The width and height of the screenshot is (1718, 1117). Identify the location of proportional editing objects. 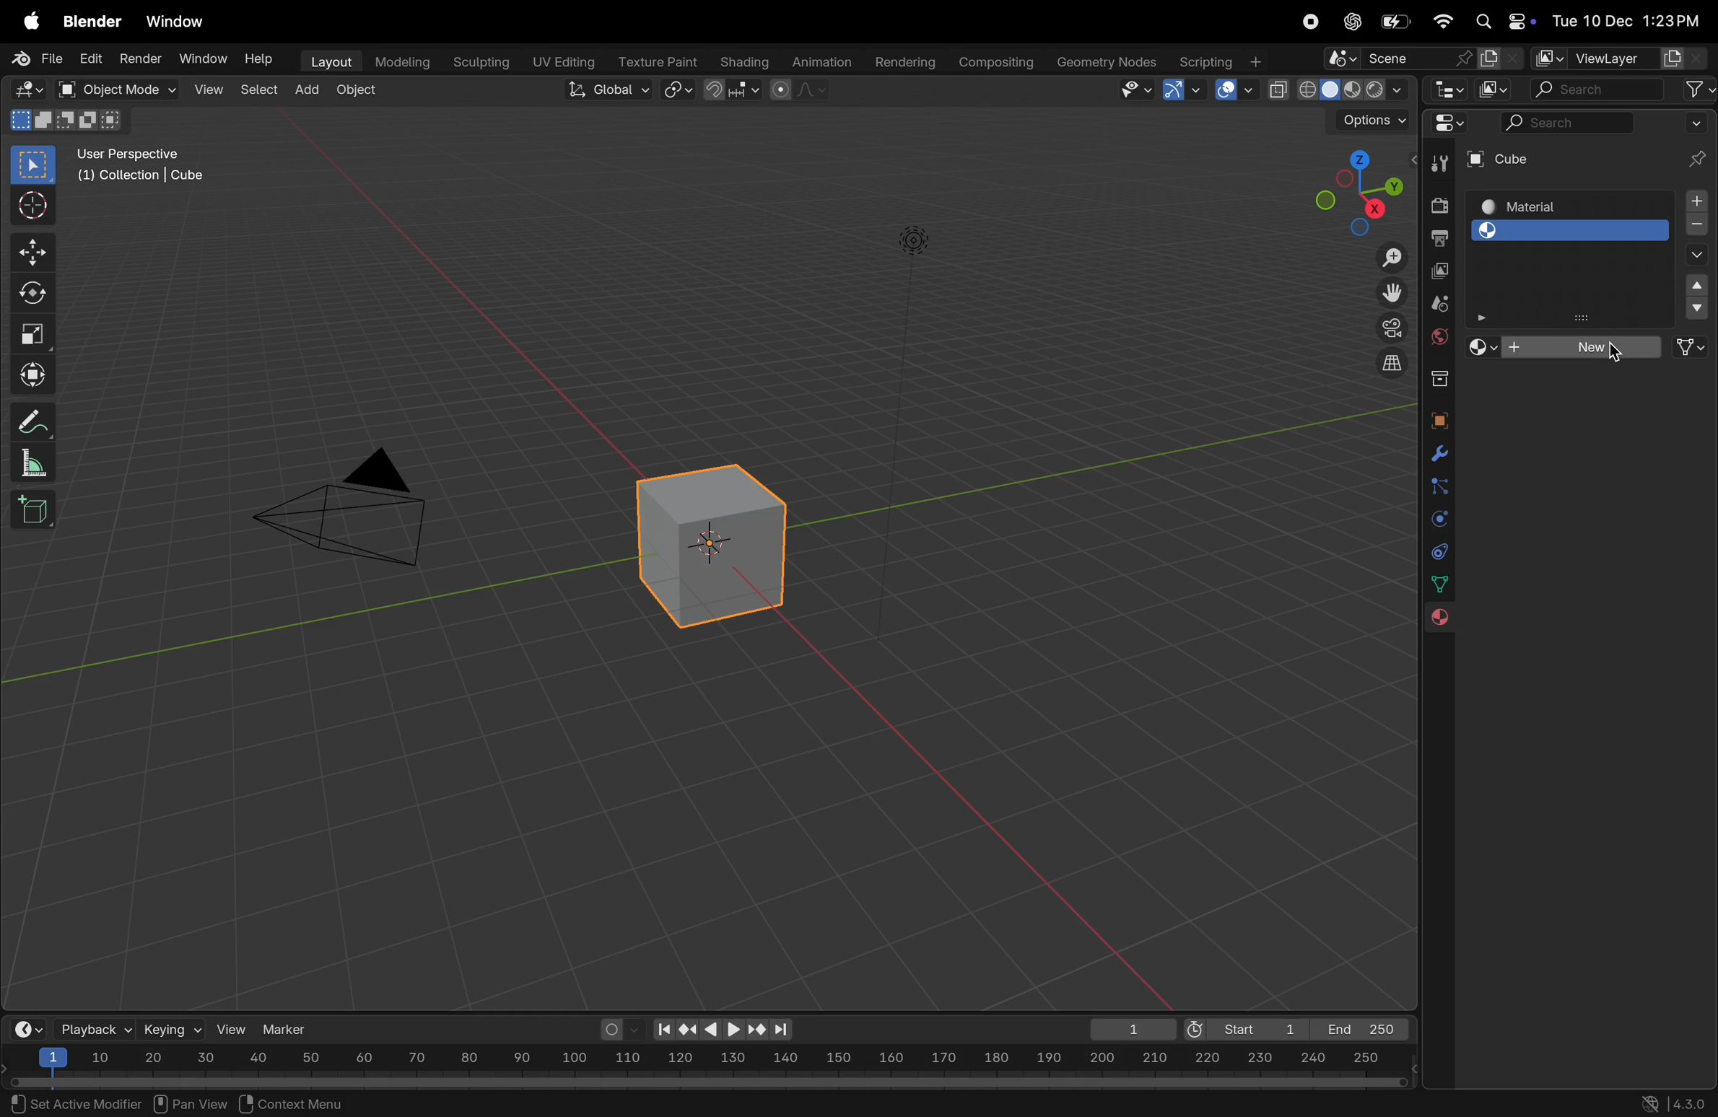
(801, 92).